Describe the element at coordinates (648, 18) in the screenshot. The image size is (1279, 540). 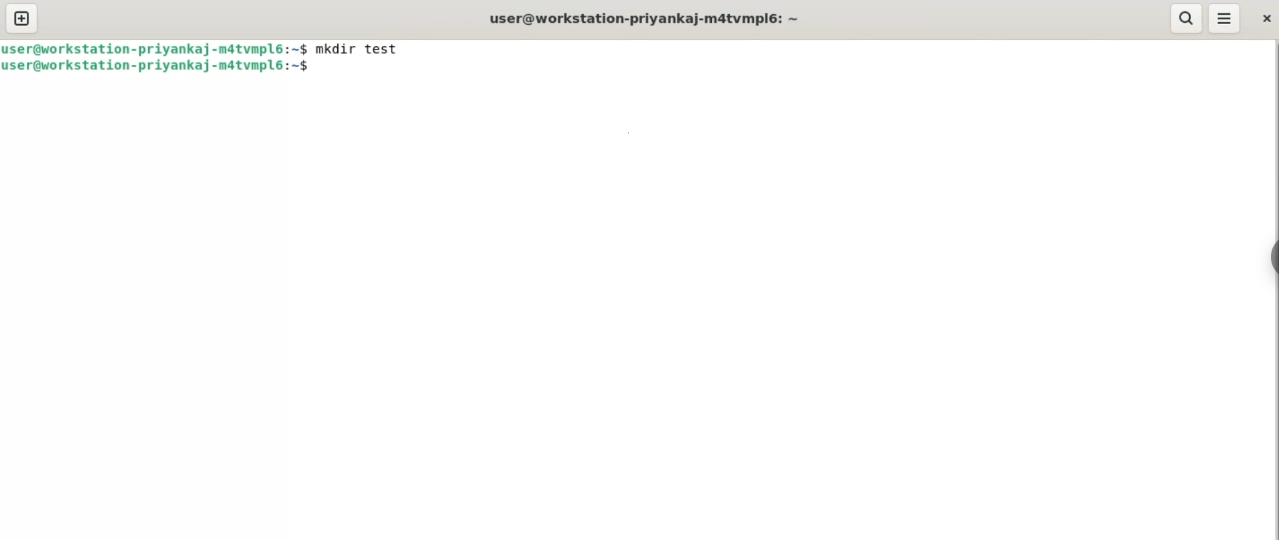
I see `user@workstation-priyankaj-m4tvmpl6: ~` at that location.